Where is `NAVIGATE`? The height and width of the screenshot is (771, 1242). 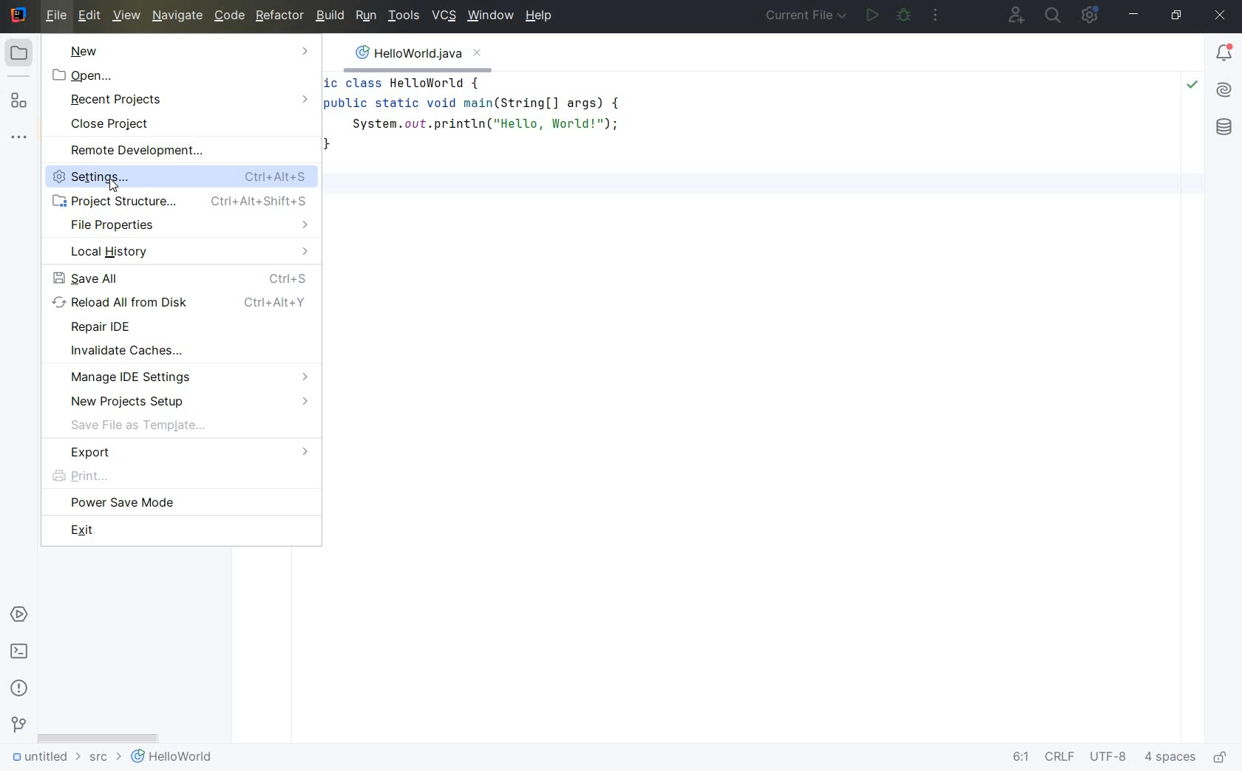 NAVIGATE is located at coordinates (176, 16).